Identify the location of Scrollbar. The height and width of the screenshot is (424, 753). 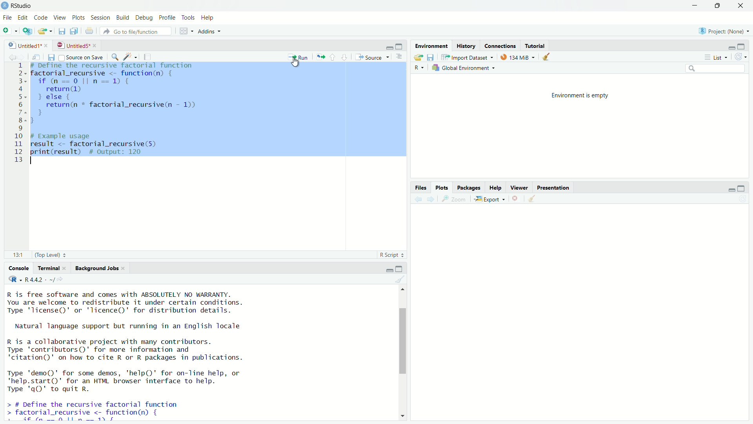
(404, 360).